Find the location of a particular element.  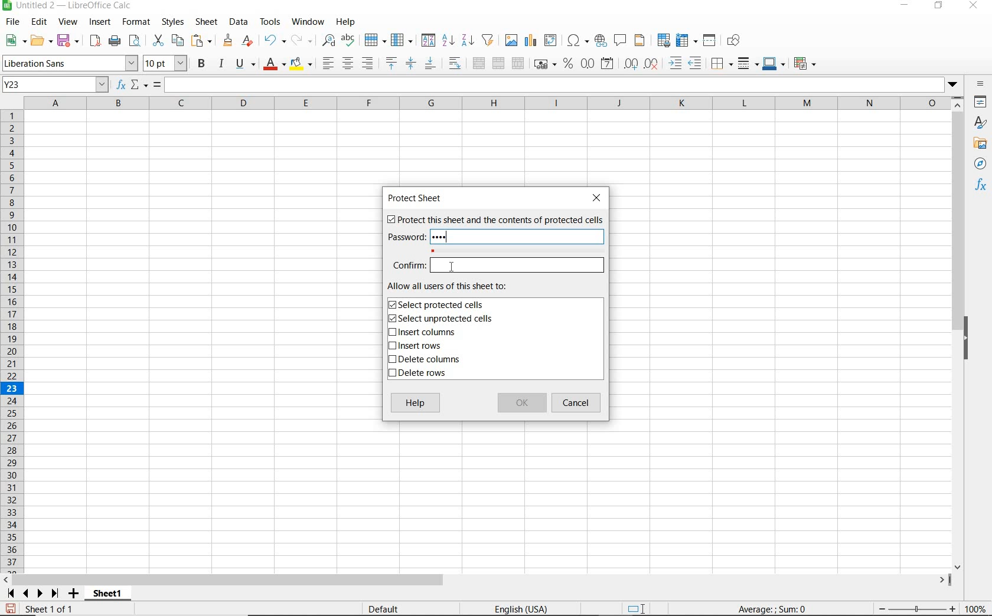

SCROLLBAR is located at coordinates (958, 333).